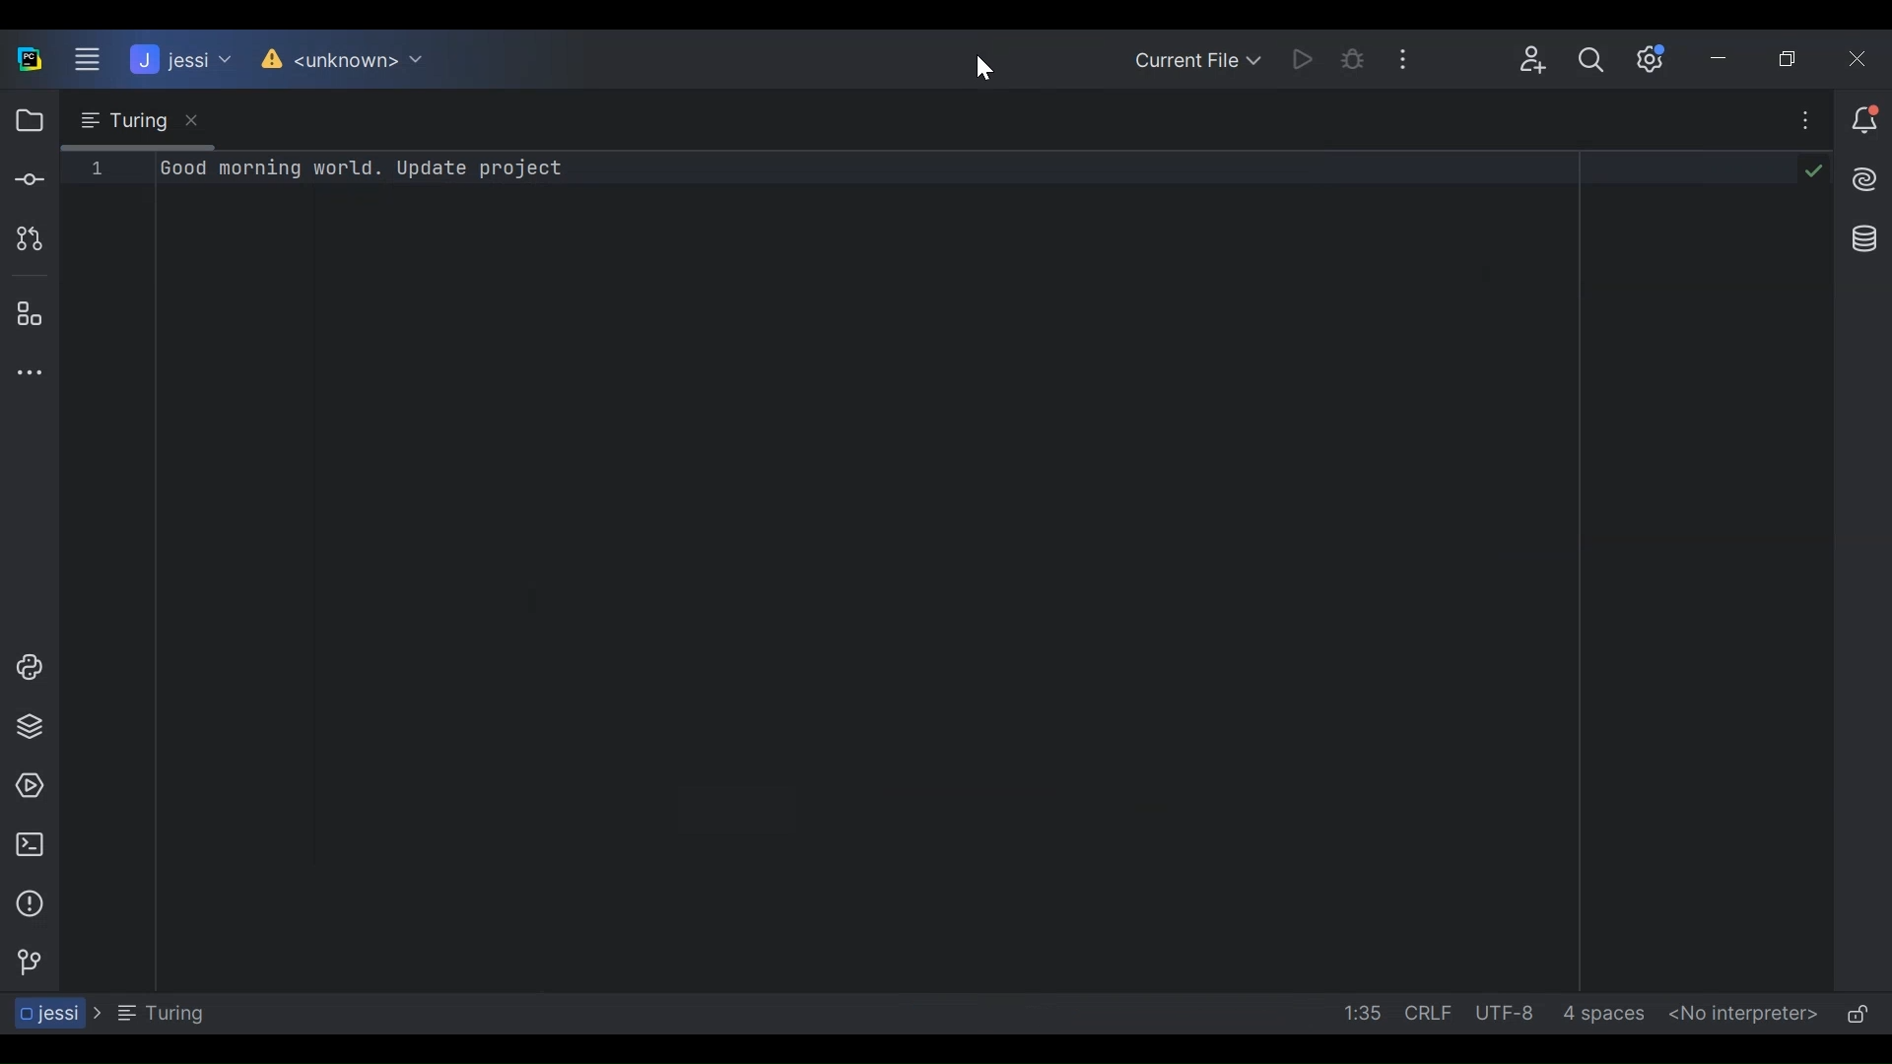 The height and width of the screenshot is (1064, 1892). Describe the element at coordinates (1796, 123) in the screenshot. I see `More` at that location.